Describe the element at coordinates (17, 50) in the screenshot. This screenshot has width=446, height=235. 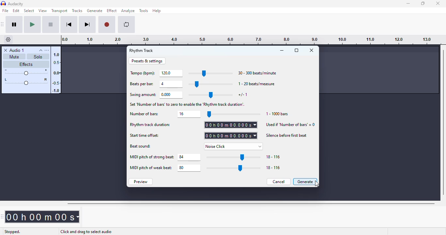
I see `audio 1` at that location.